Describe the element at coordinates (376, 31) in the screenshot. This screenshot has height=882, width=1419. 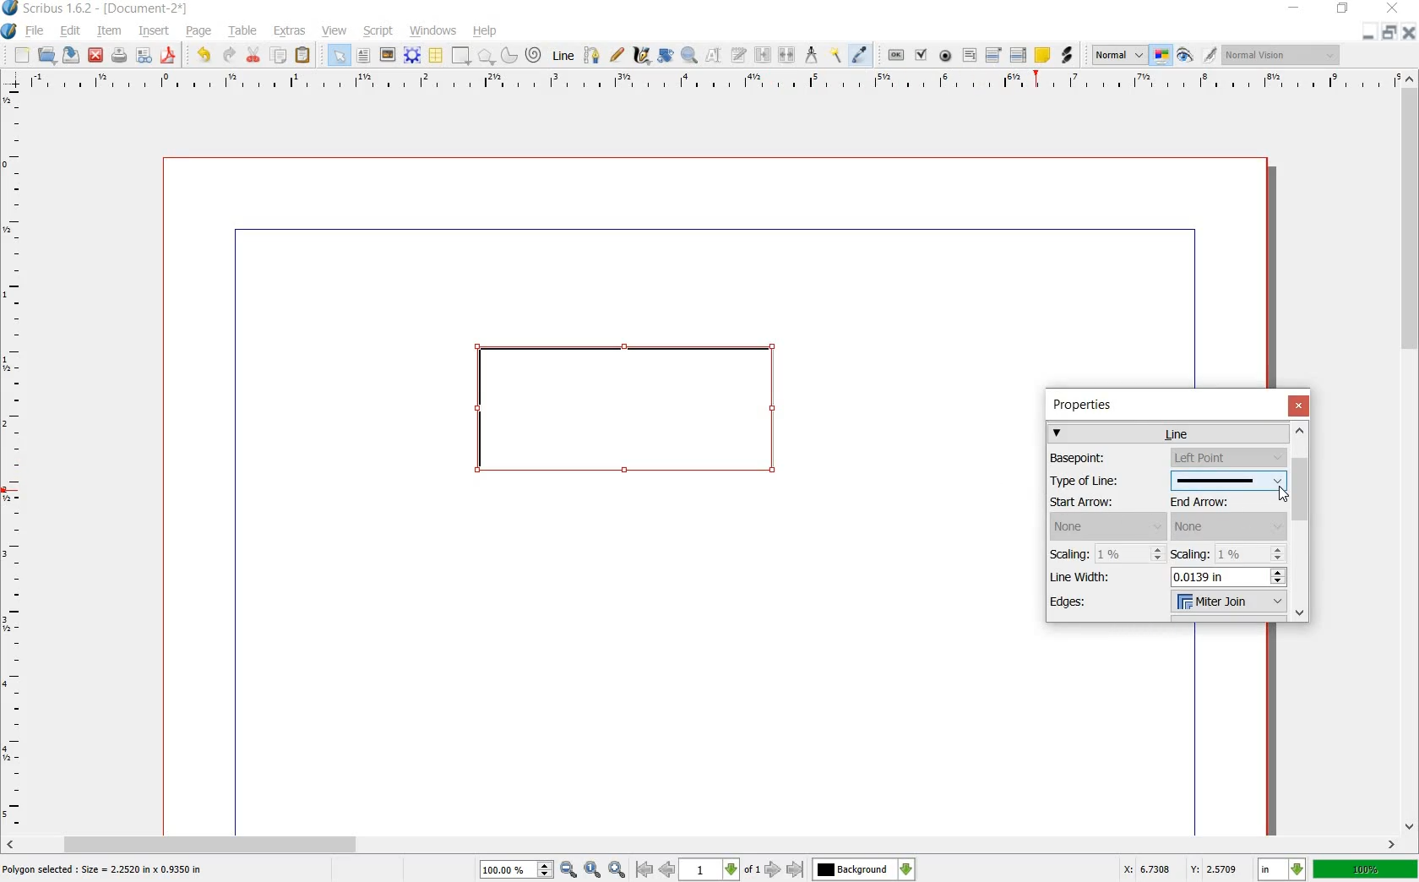
I see `SCRIPT` at that location.